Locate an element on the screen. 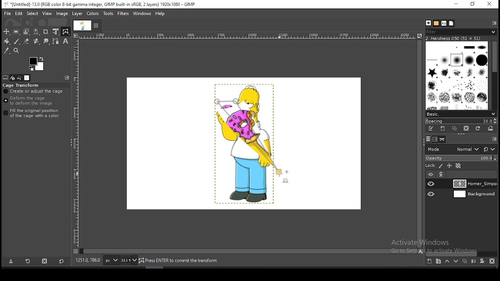 The image size is (500, 281). paths tool is located at coordinates (55, 41).